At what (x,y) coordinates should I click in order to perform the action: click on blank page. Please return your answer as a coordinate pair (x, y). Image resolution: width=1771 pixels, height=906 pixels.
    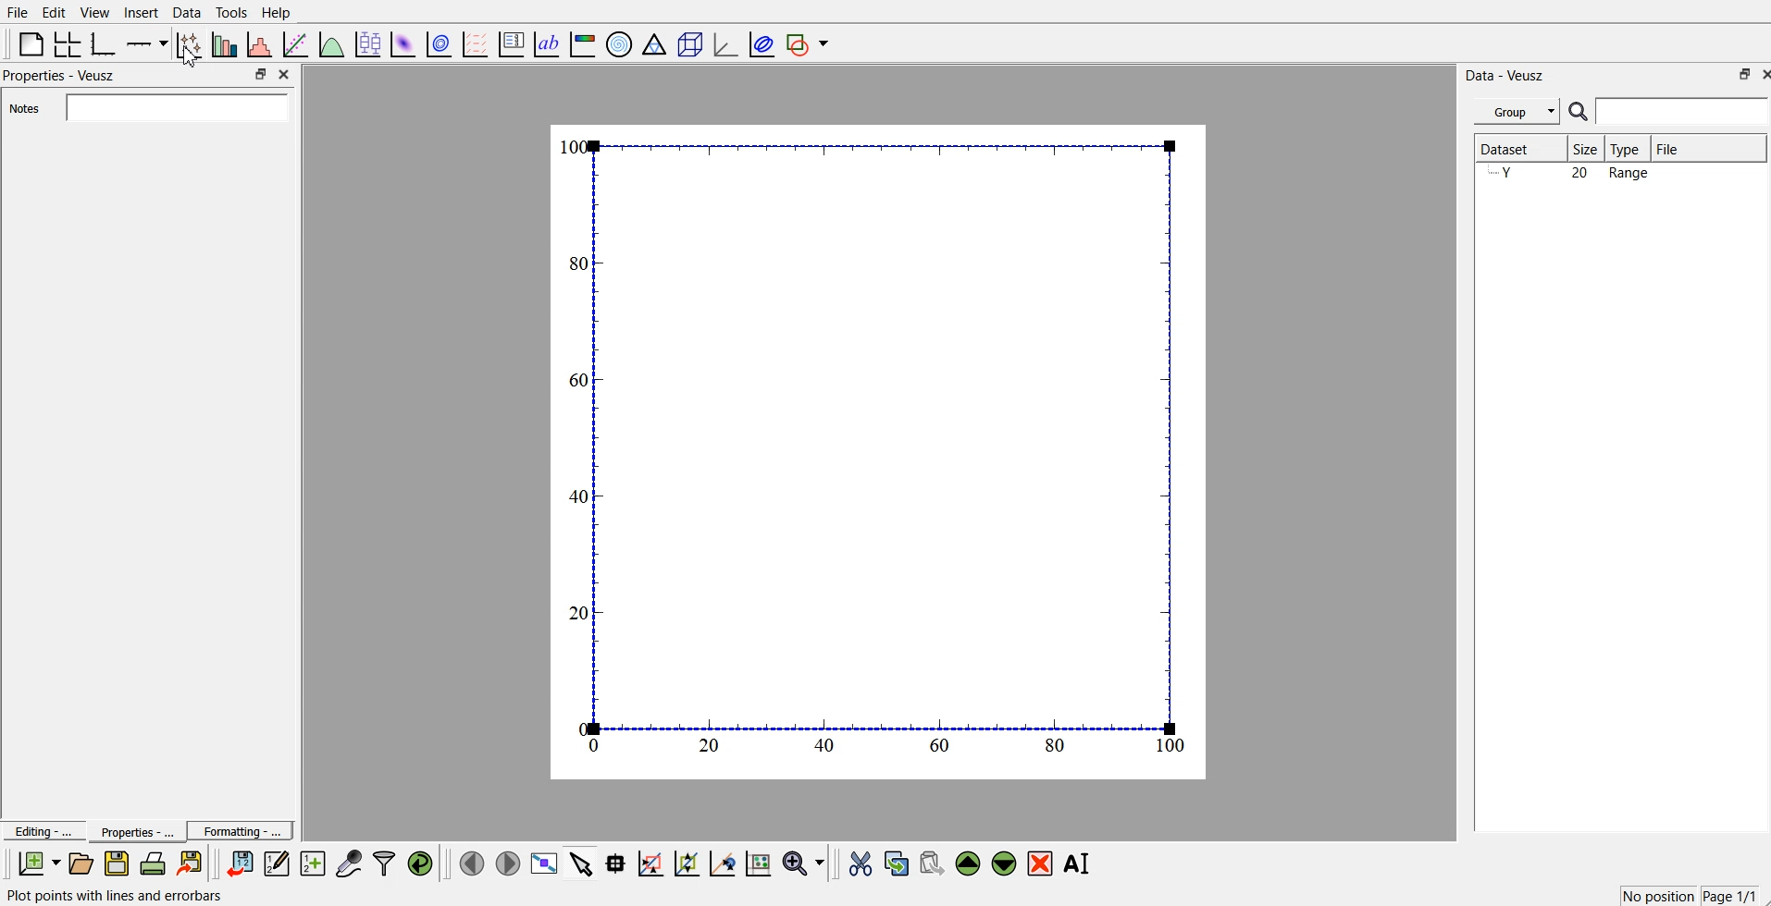
    Looking at the image, I should click on (31, 43).